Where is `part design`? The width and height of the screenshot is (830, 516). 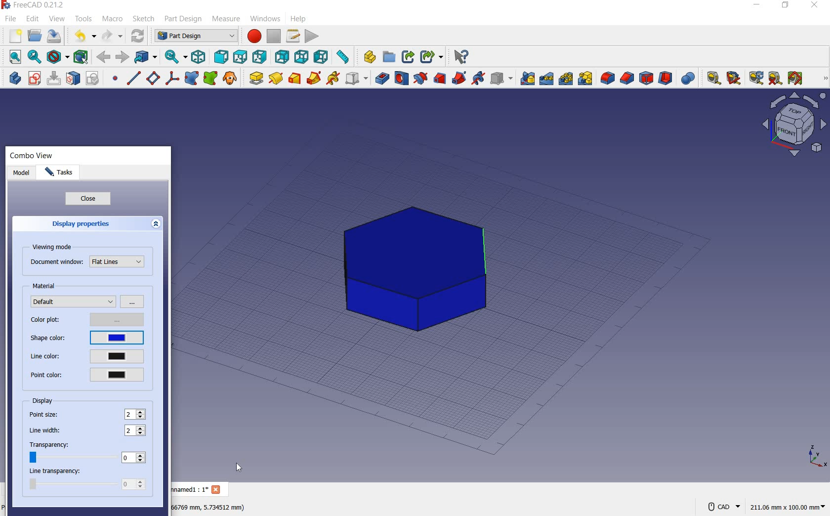
part design is located at coordinates (183, 19).